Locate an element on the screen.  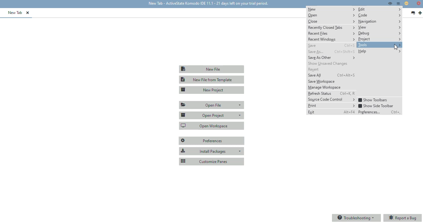
toggle focus mode is located at coordinates (390, 3).